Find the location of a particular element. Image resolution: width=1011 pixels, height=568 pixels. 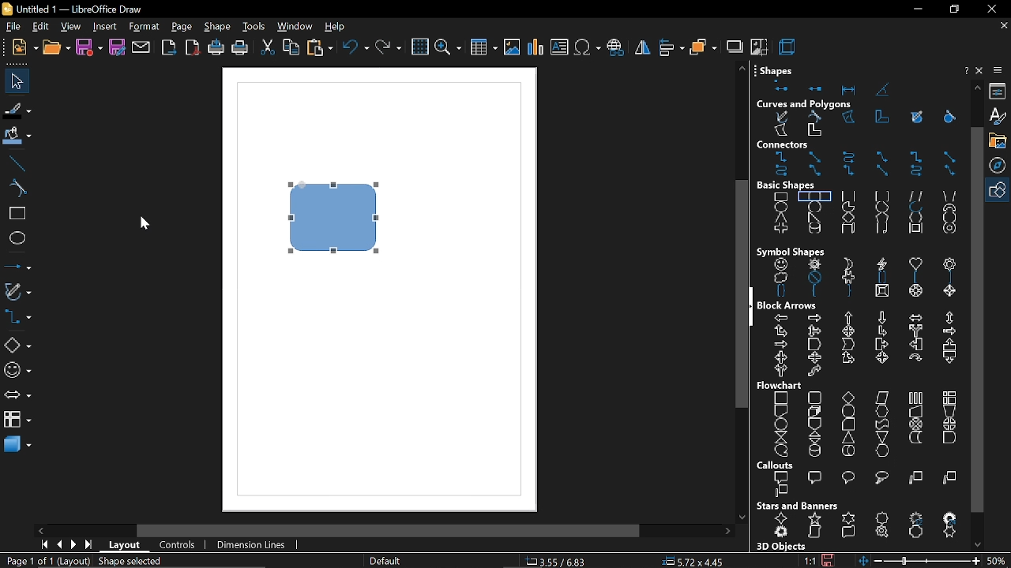

change zoom is located at coordinates (918, 561).